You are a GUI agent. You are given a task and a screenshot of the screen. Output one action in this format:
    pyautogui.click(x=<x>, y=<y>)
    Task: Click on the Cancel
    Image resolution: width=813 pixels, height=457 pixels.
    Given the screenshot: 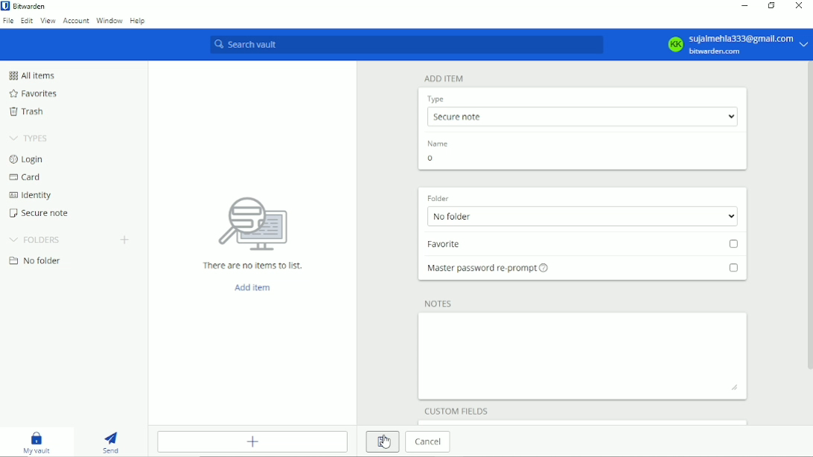 What is the action you would take?
    pyautogui.click(x=430, y=442)
    